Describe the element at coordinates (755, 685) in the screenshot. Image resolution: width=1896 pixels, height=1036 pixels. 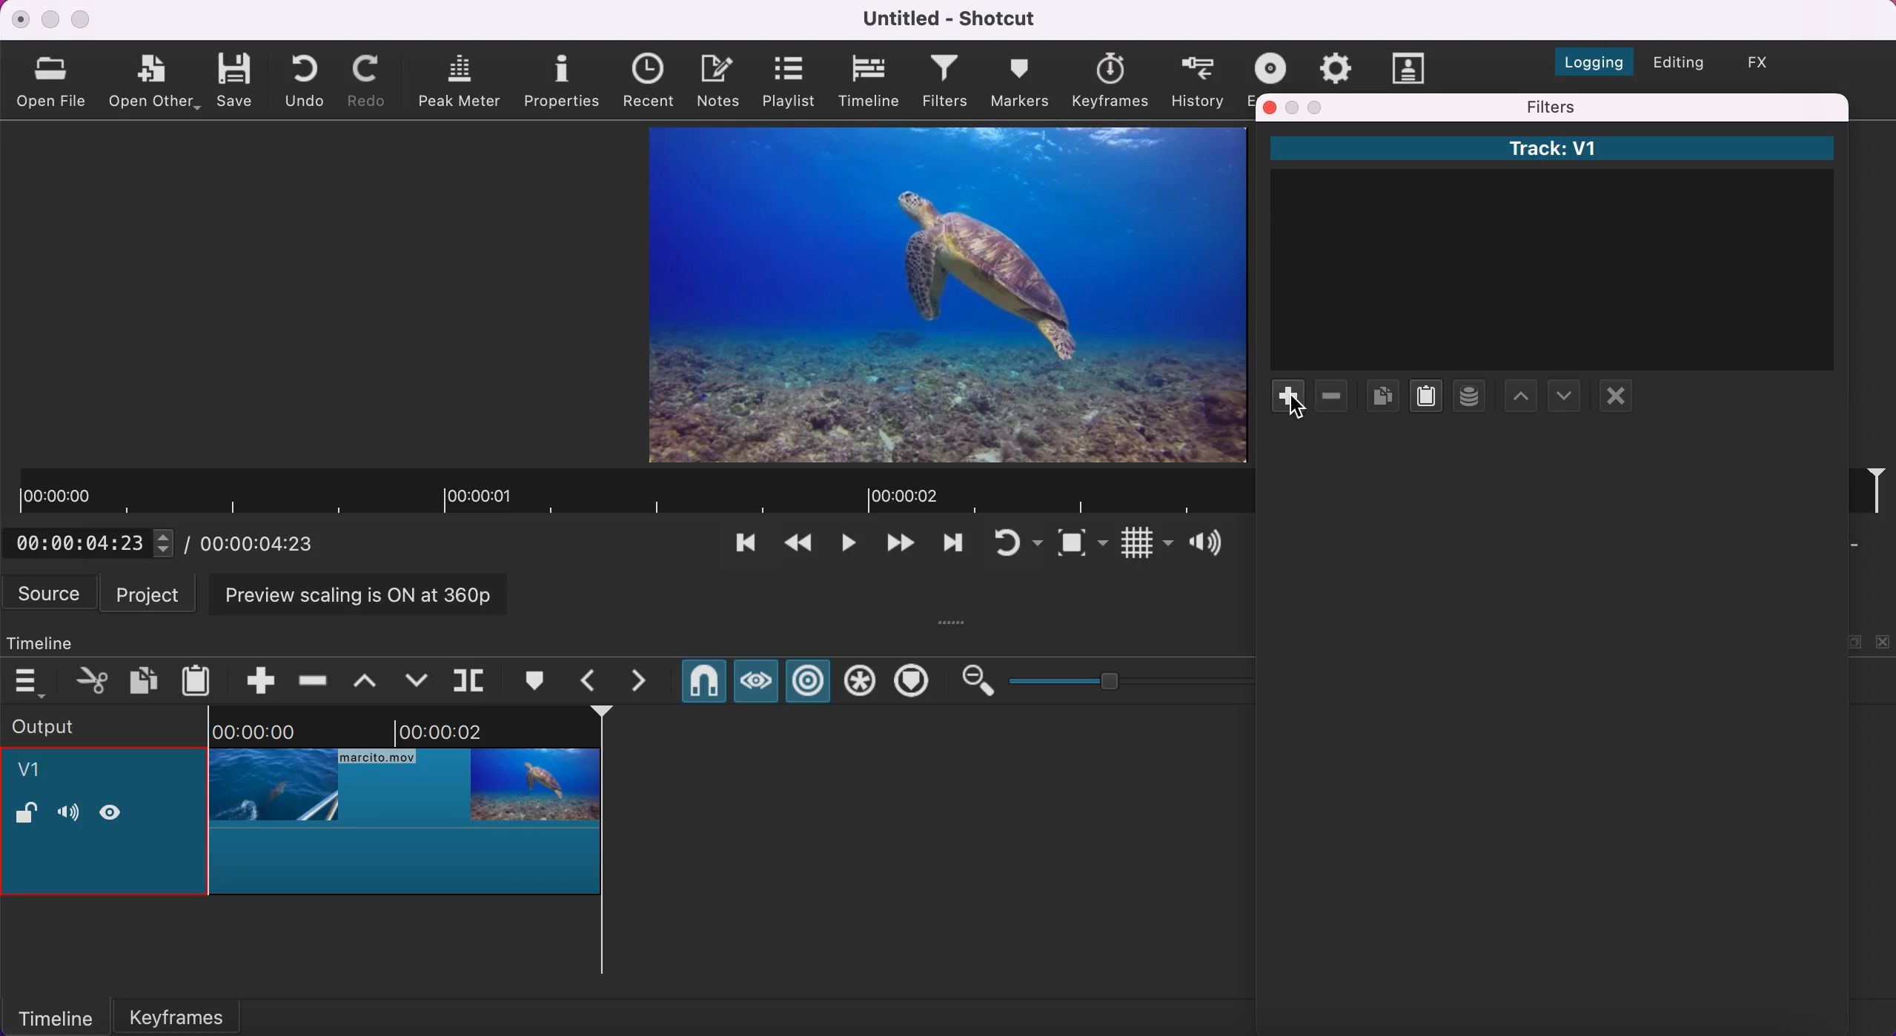
I see `scrub while draggins` at that location.